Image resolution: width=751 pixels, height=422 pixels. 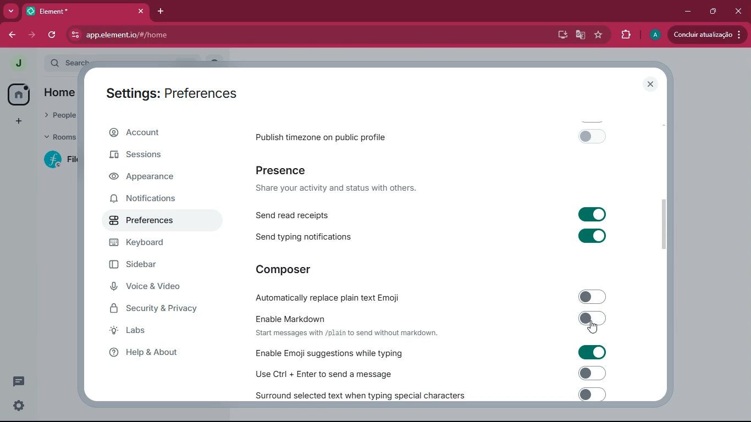 I want to click on cursor, so click(x=593, y=328).